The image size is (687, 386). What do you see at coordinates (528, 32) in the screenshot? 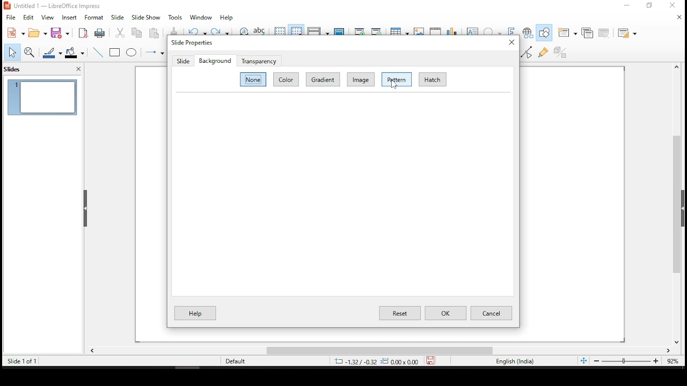
I see `insert hyperlink` at bounding box center [528, 32].